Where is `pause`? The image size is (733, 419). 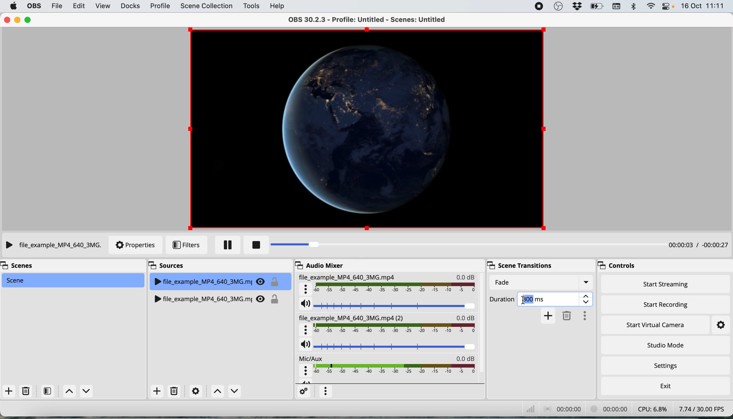
pause is located at coordinates (227, 245).